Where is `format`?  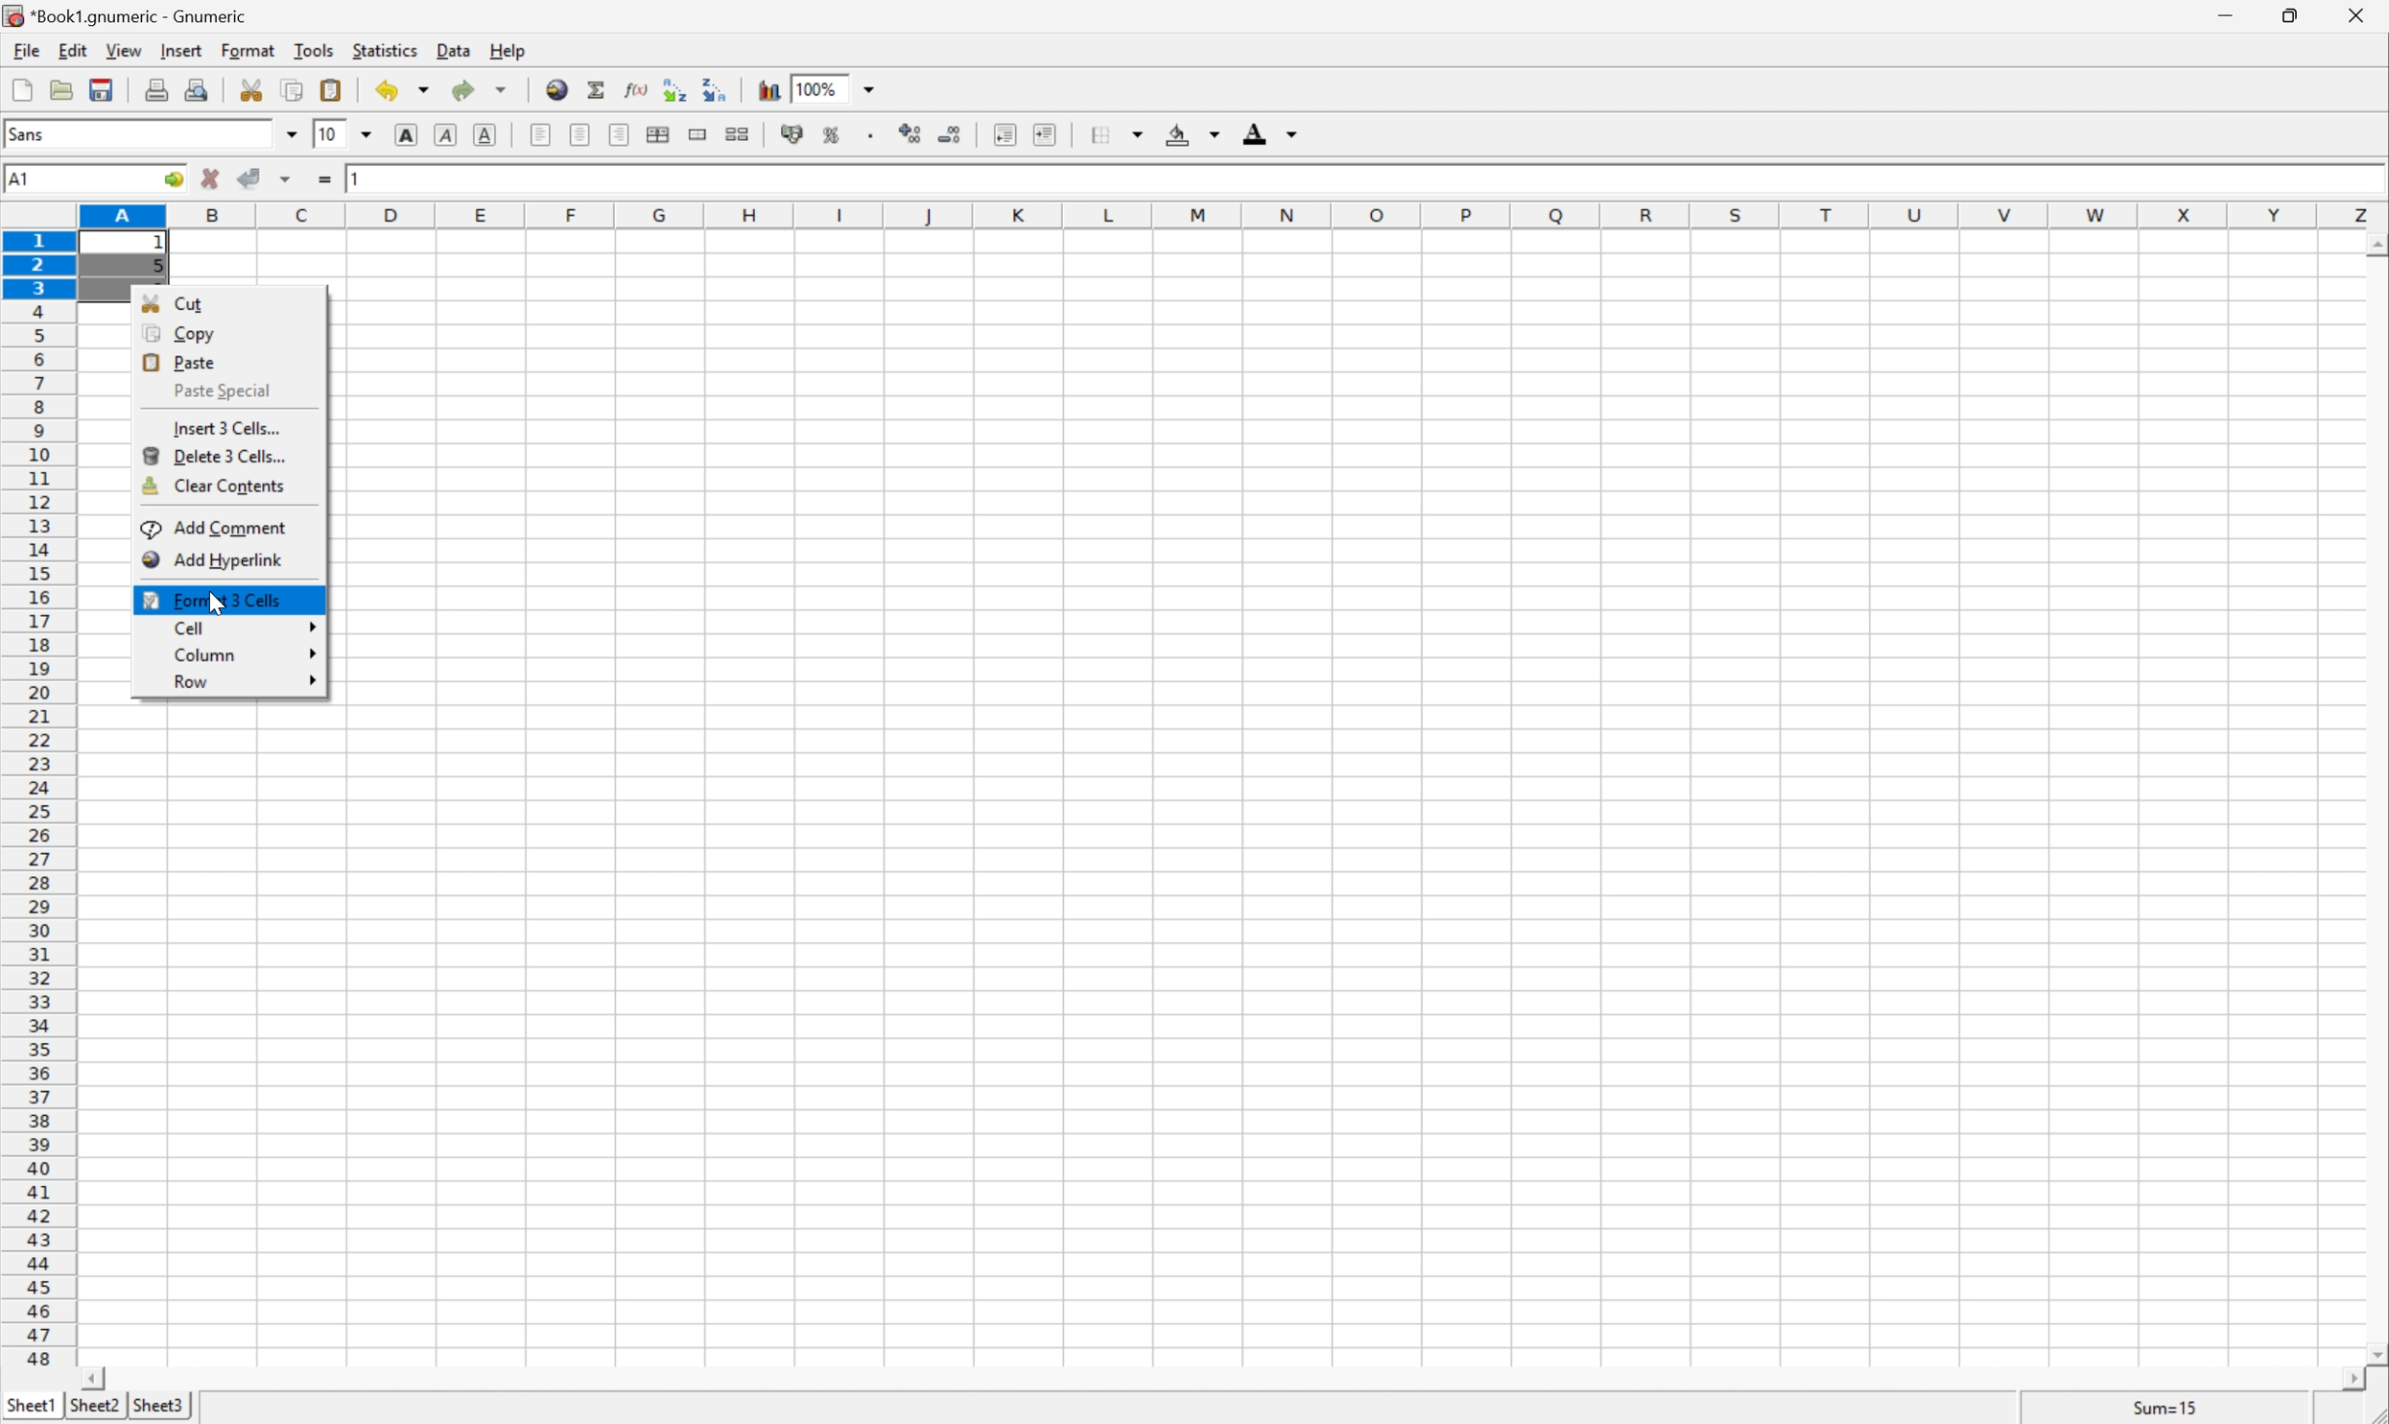
format is located at coordinates (251, 50).